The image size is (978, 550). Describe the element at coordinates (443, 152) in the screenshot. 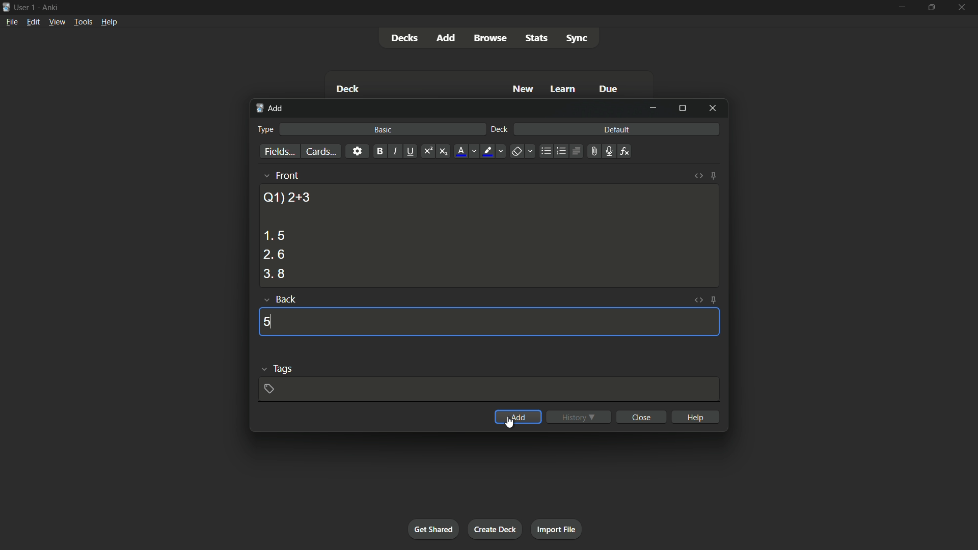

I see `subscript` at that location.